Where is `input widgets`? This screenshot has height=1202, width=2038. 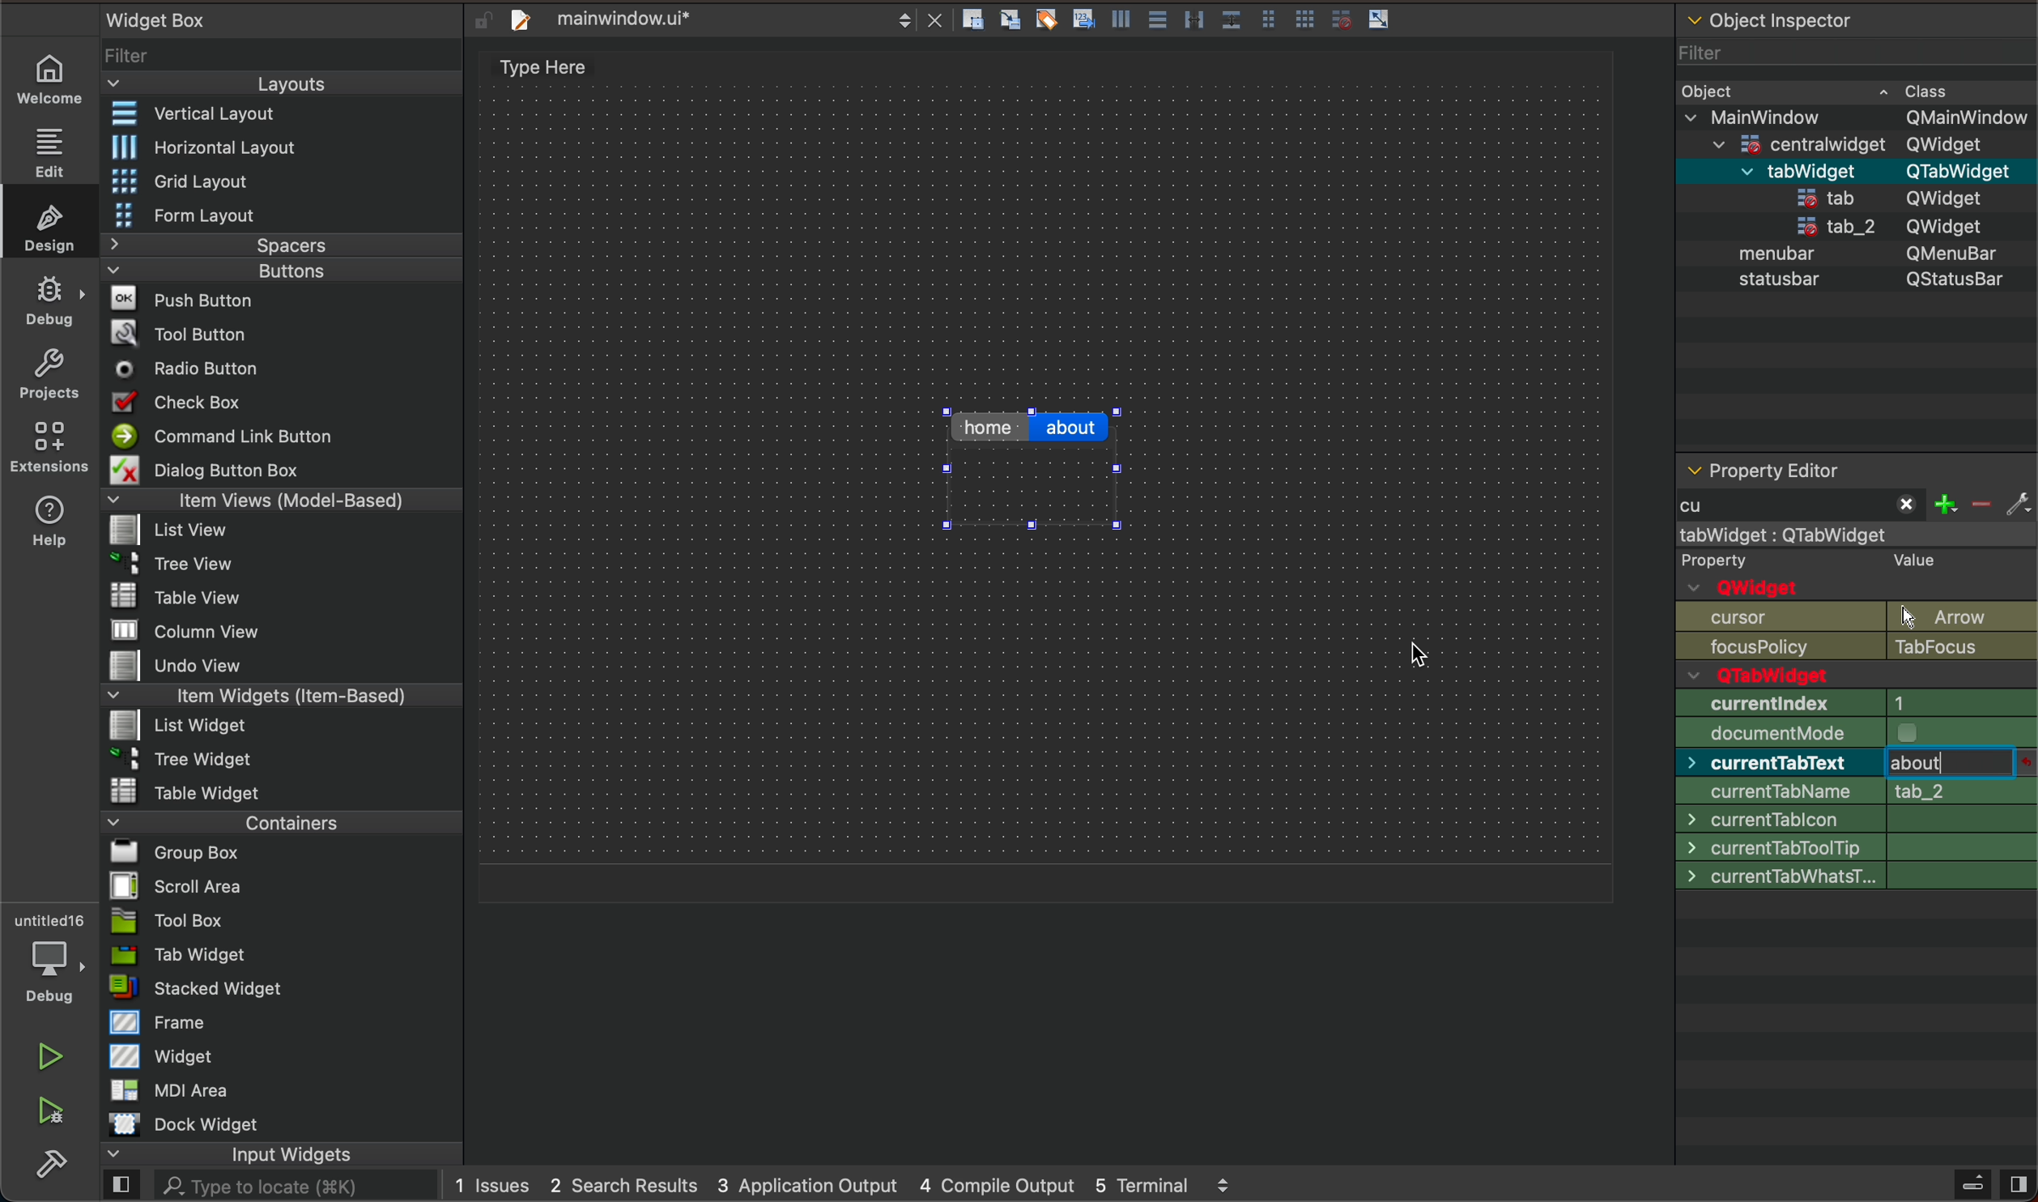 input widgets is located at coordinates (285, 1156).